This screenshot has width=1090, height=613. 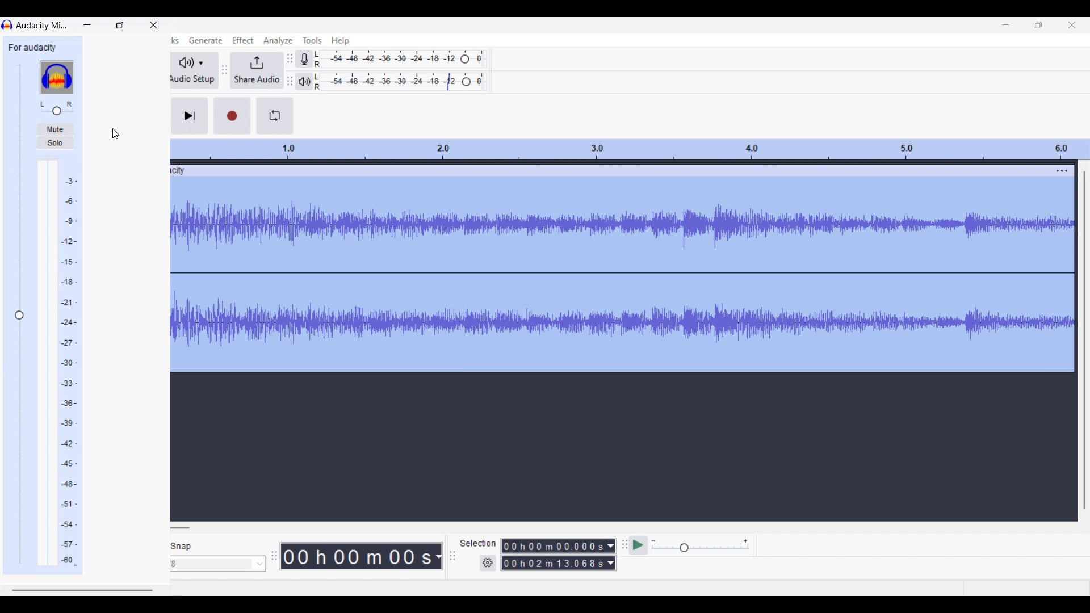 I want to click on Selection settings, so click(x=488, y=563).